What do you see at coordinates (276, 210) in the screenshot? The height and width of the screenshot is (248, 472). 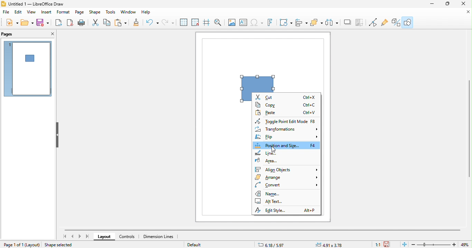 I see `edit style` at bounding box center [276, 210].